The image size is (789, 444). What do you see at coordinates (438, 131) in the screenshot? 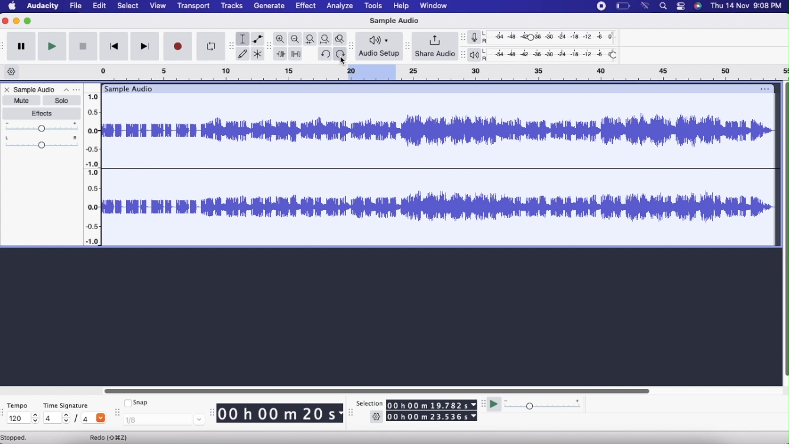
I see `Audio track` at bounding box center [438, 131].